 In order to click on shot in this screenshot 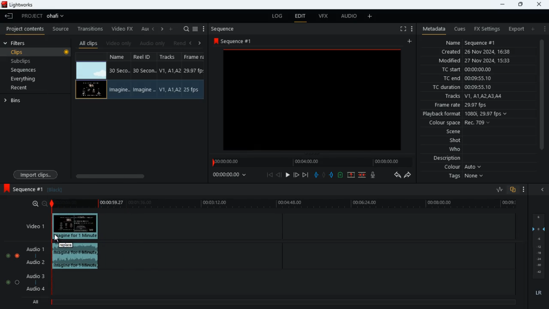, I will do `click(455, 141)`.